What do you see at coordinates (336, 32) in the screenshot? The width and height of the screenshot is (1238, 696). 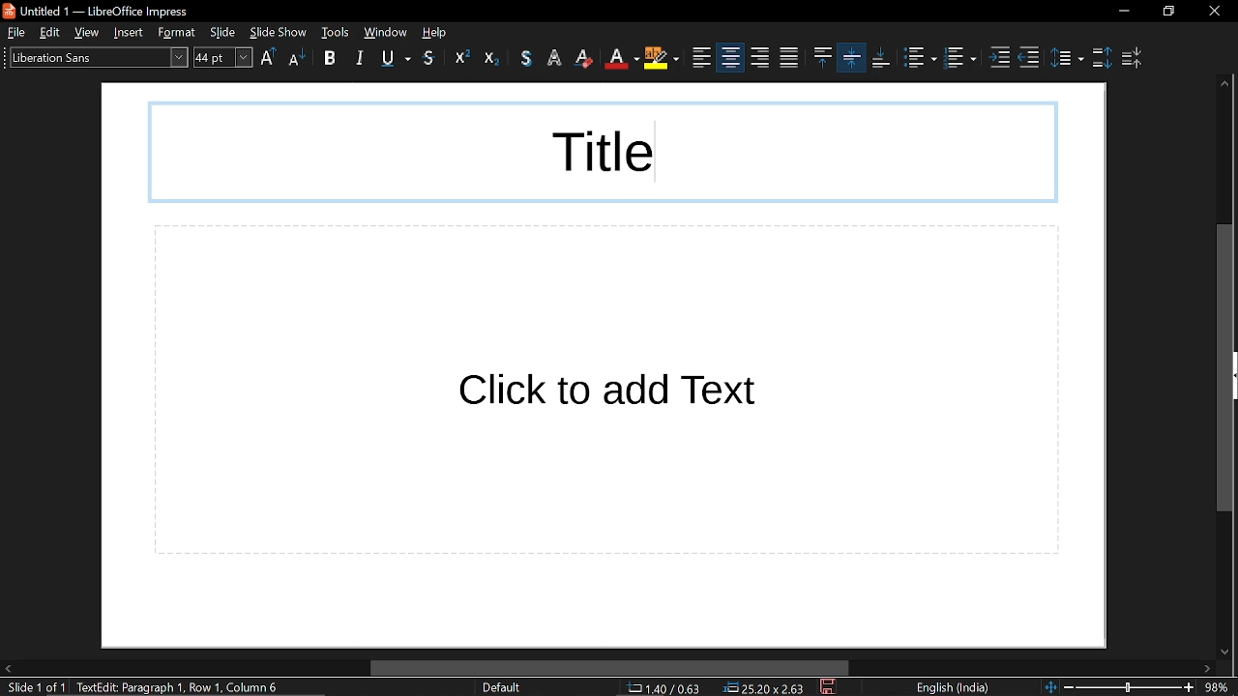 I see `tools` at bounding box center [336, 32].